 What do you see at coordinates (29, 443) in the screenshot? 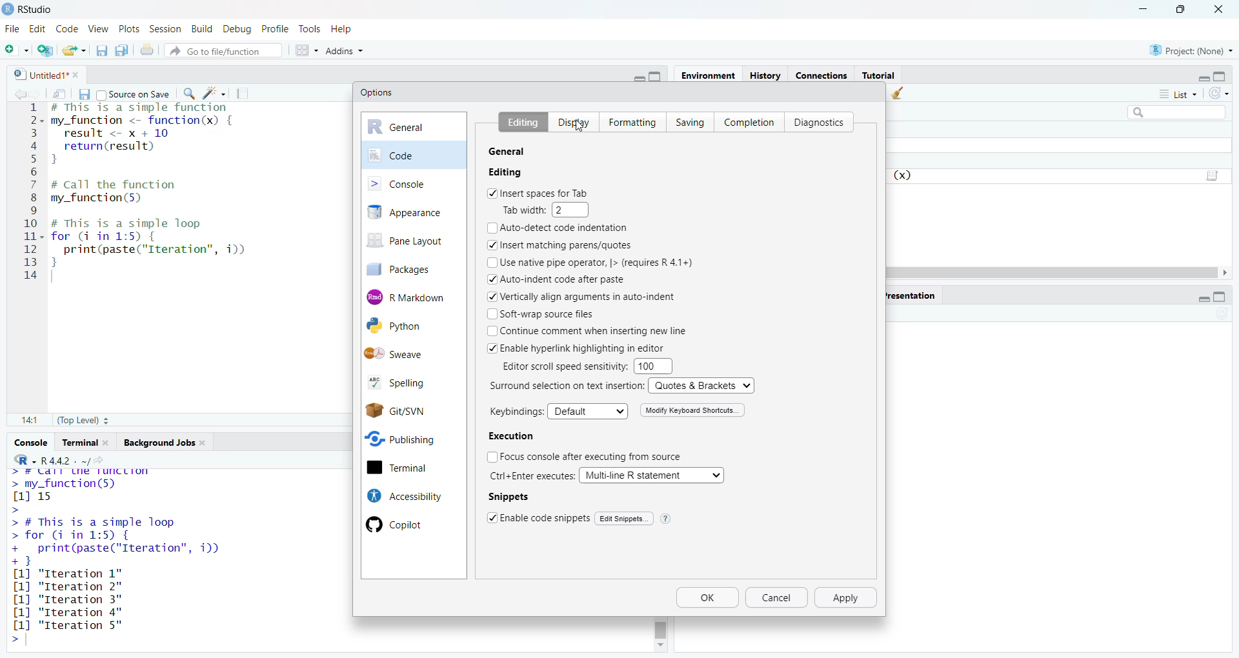
I see `console` at bounding box center [29, 443].